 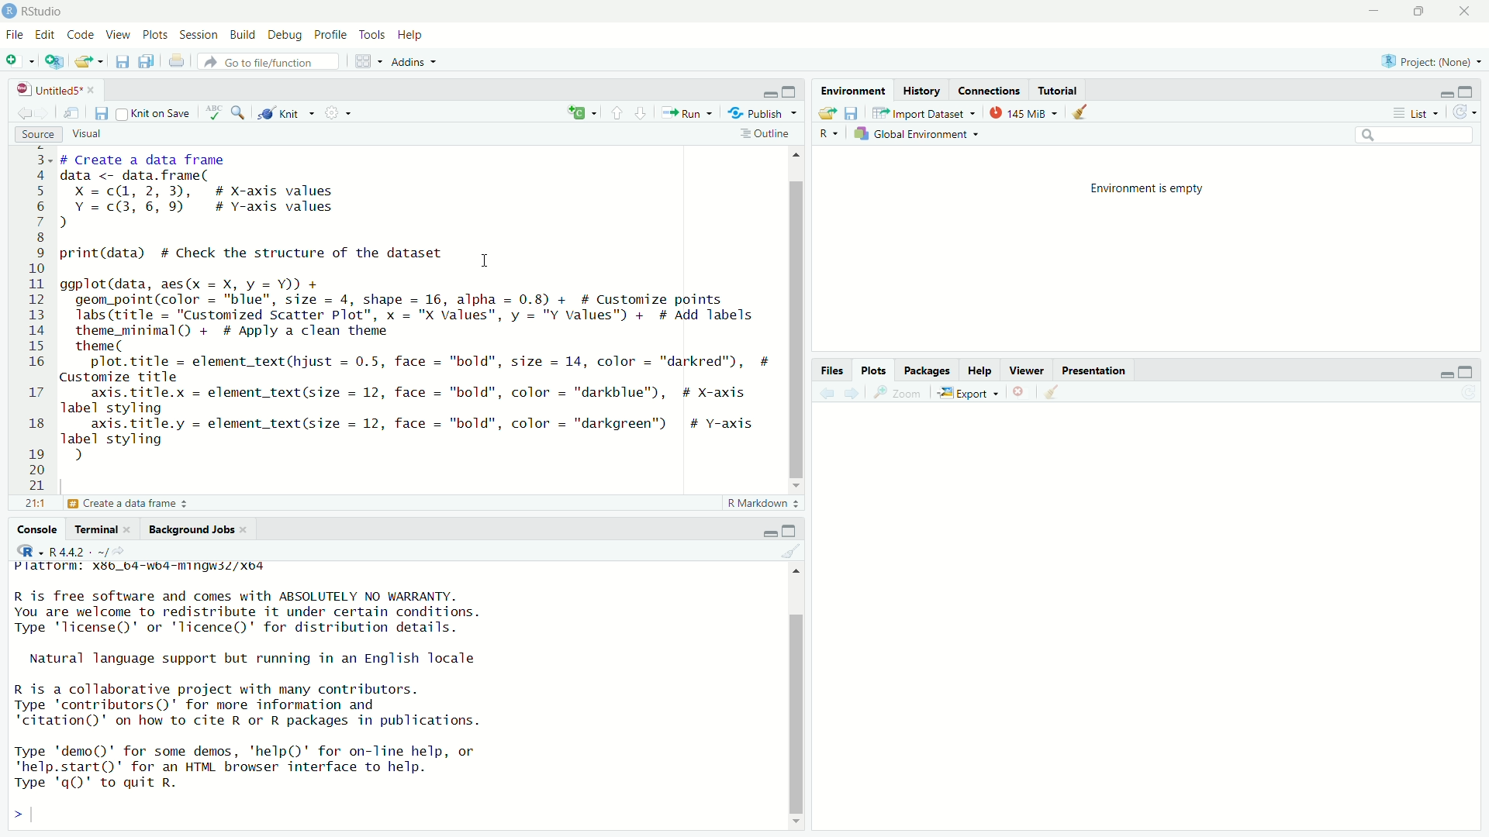 What do you see at coordinates (1020, 394) in the screenshot?
I see `delete selected files or folder` at bounding box center [1020, 394].